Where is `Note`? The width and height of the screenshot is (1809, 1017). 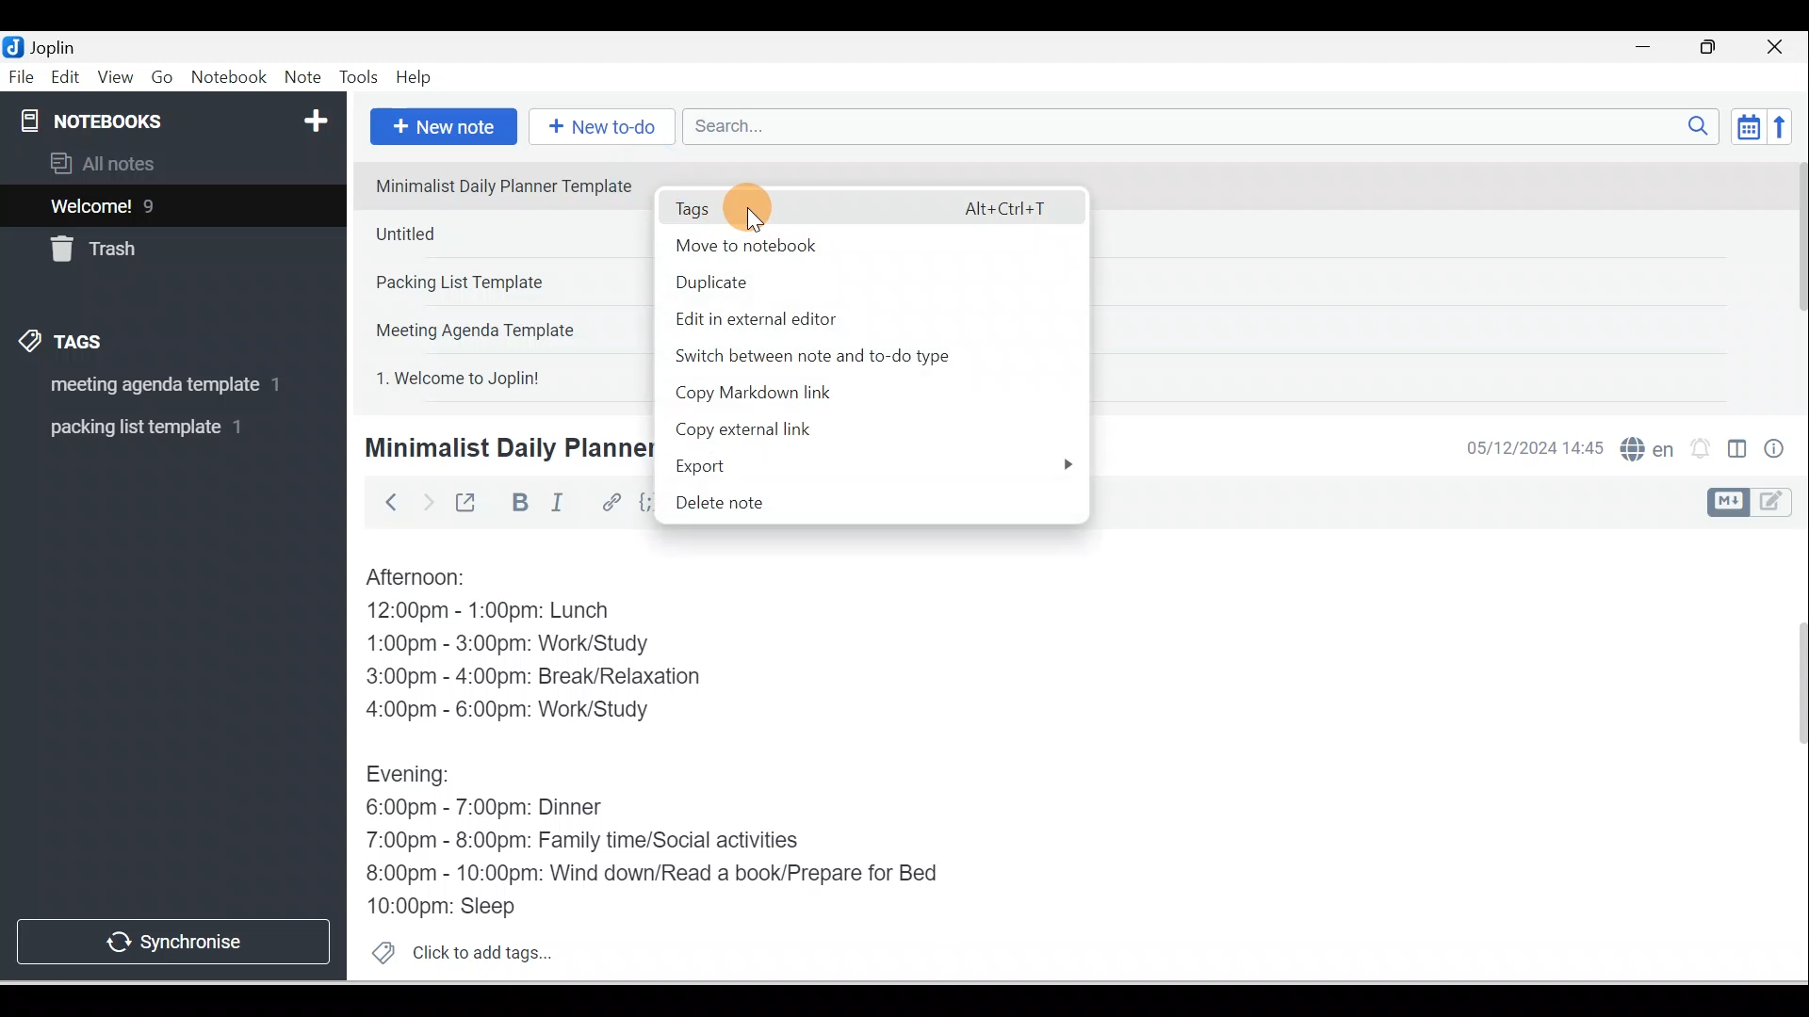
Note is located at coordinates (301, 78).